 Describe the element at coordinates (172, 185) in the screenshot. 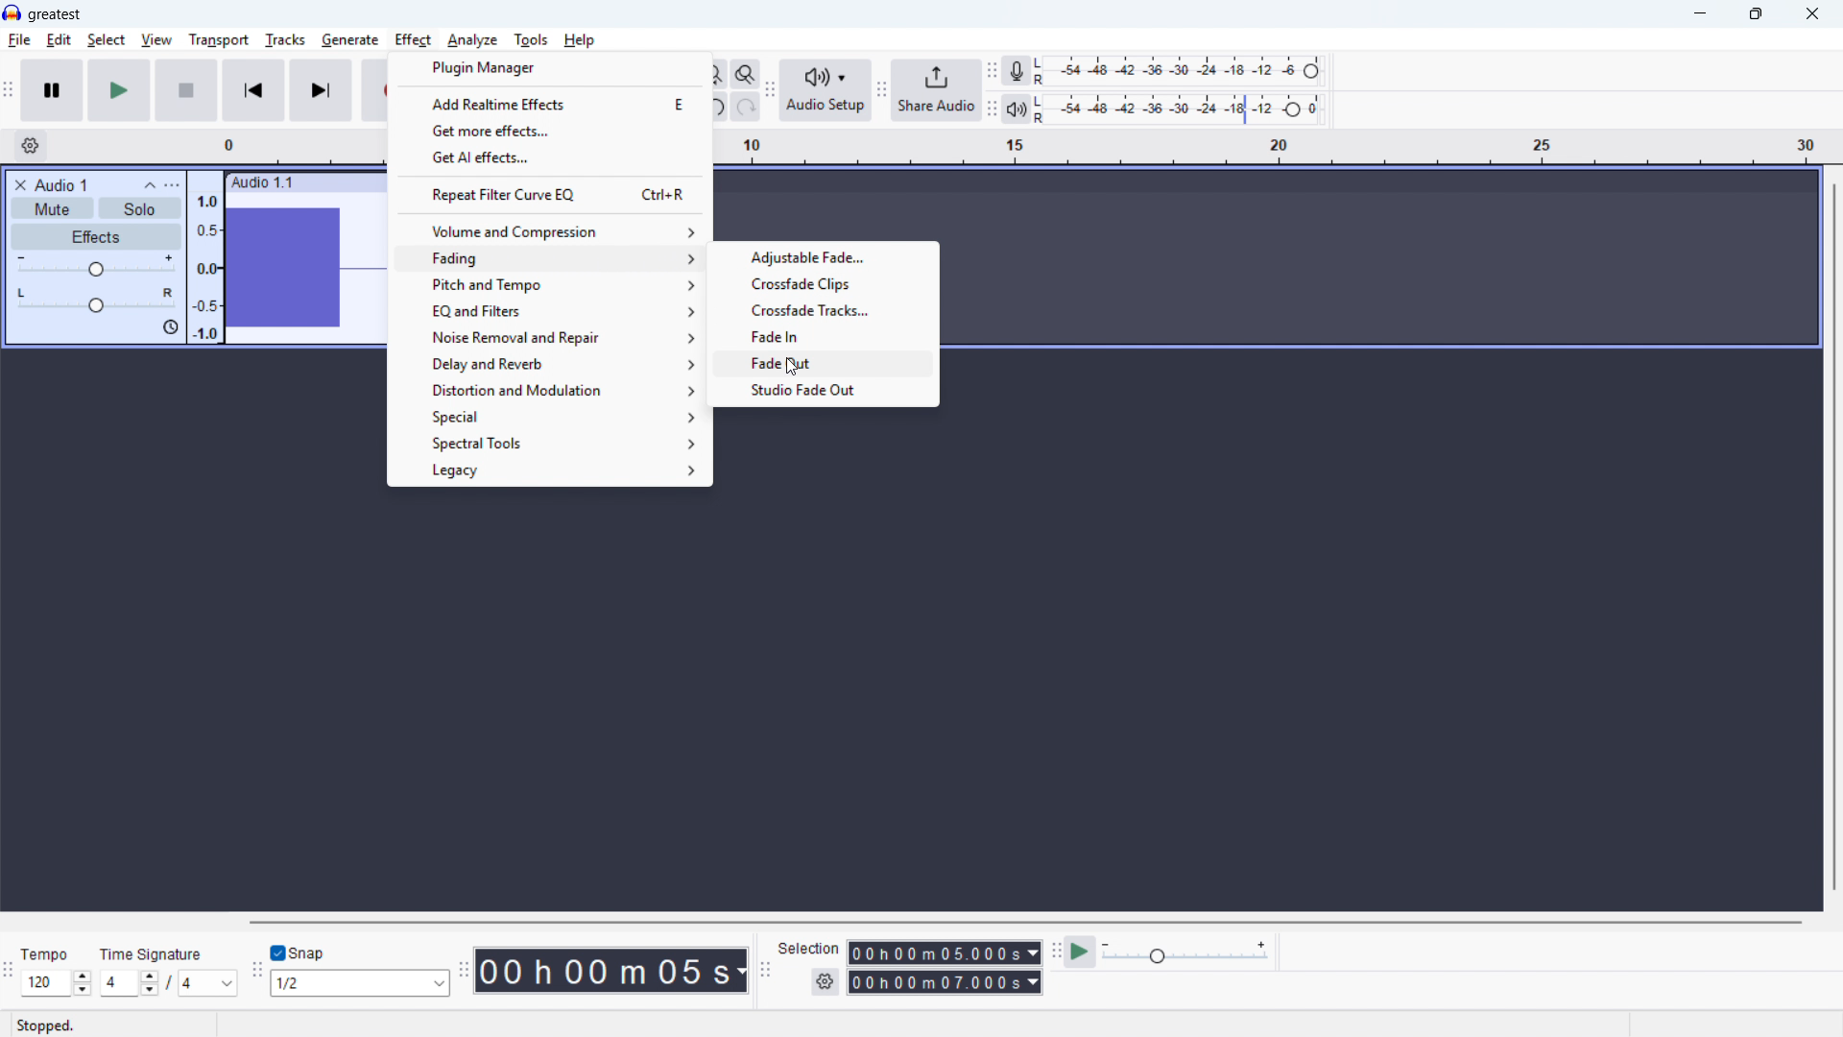

I see `Track control panel menu ` at that location.